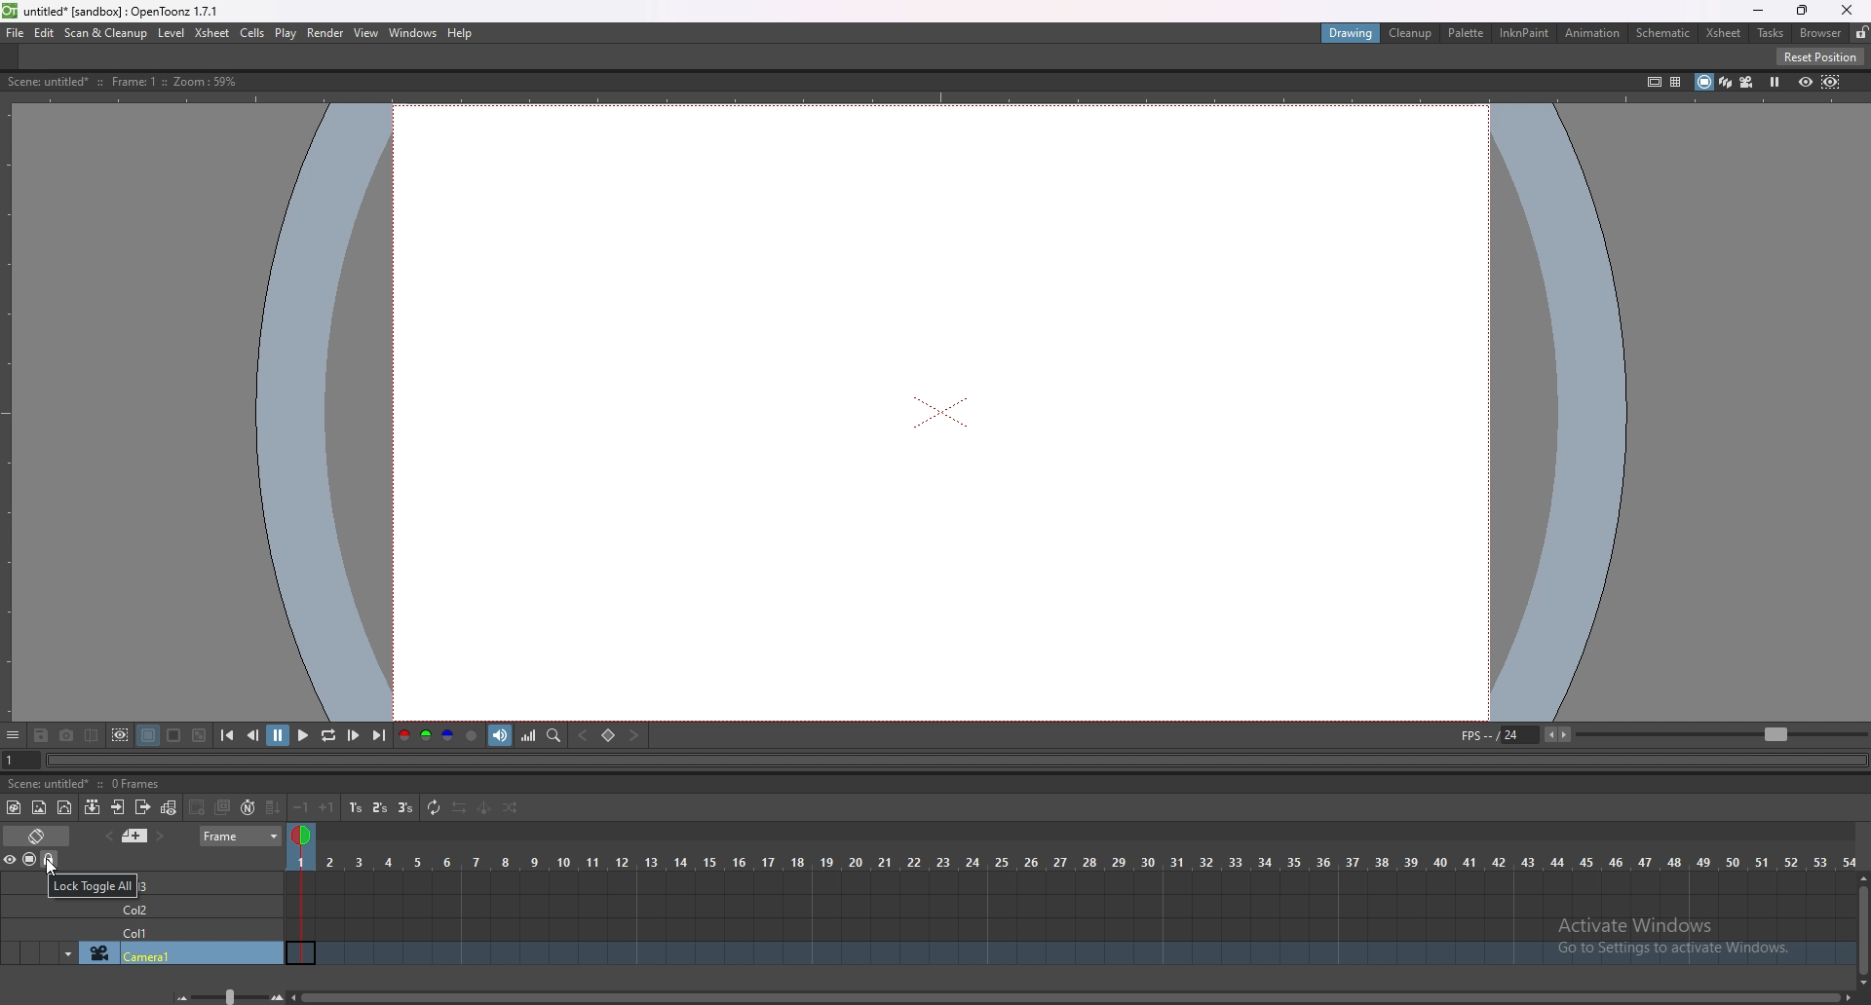  What do you see at coordinates (403, 734) in the screenshot?
I see `red` at bounding box center [403, 734].